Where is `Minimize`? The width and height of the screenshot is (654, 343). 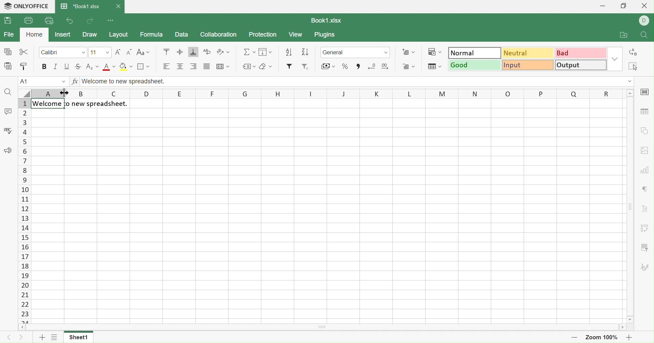 Minimize is located at coordinates (600, 5).